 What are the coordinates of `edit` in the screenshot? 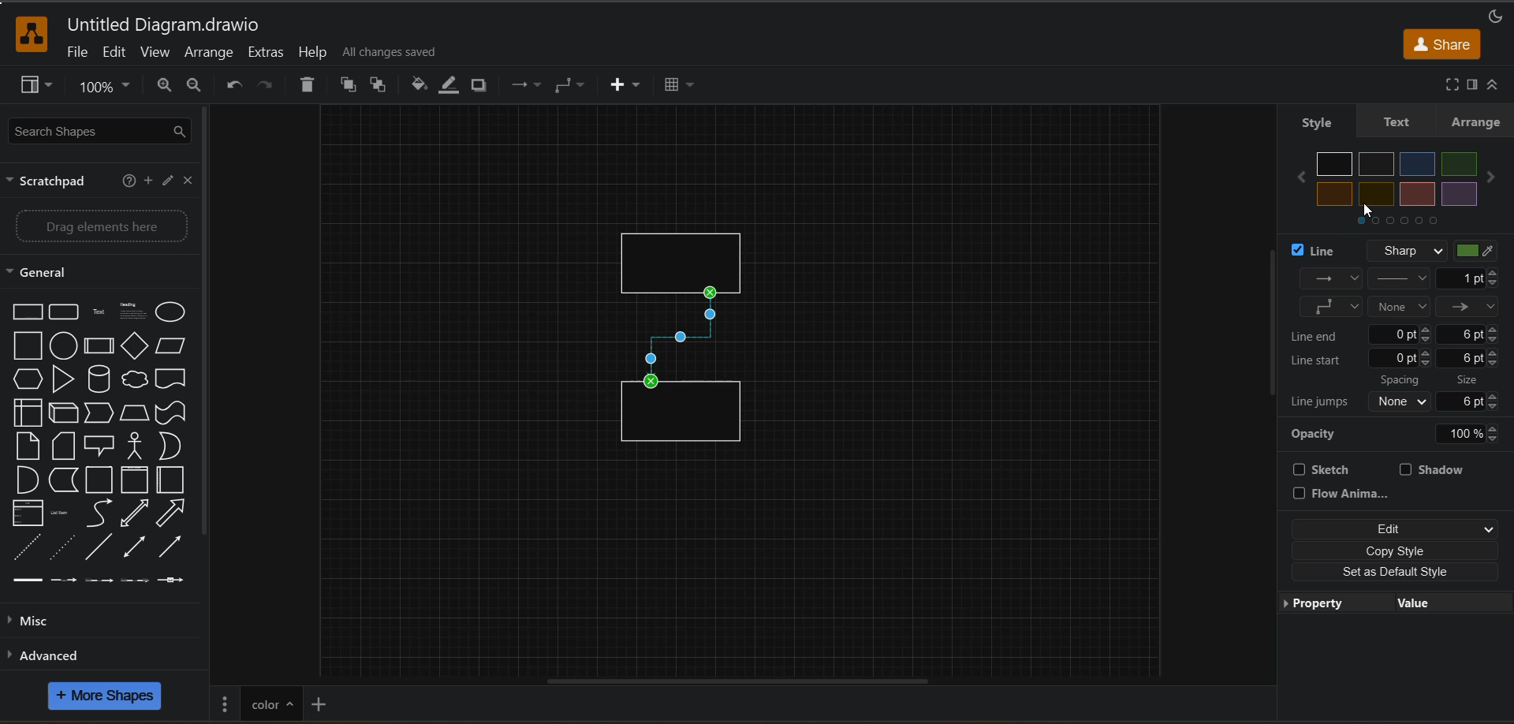 It's located at (116, 52).